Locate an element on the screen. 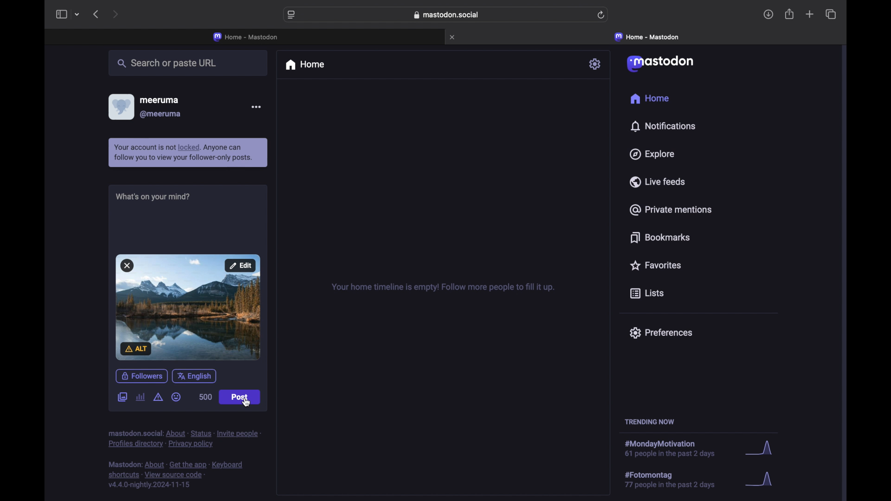  profile picture is located at coordinates (121, 106).